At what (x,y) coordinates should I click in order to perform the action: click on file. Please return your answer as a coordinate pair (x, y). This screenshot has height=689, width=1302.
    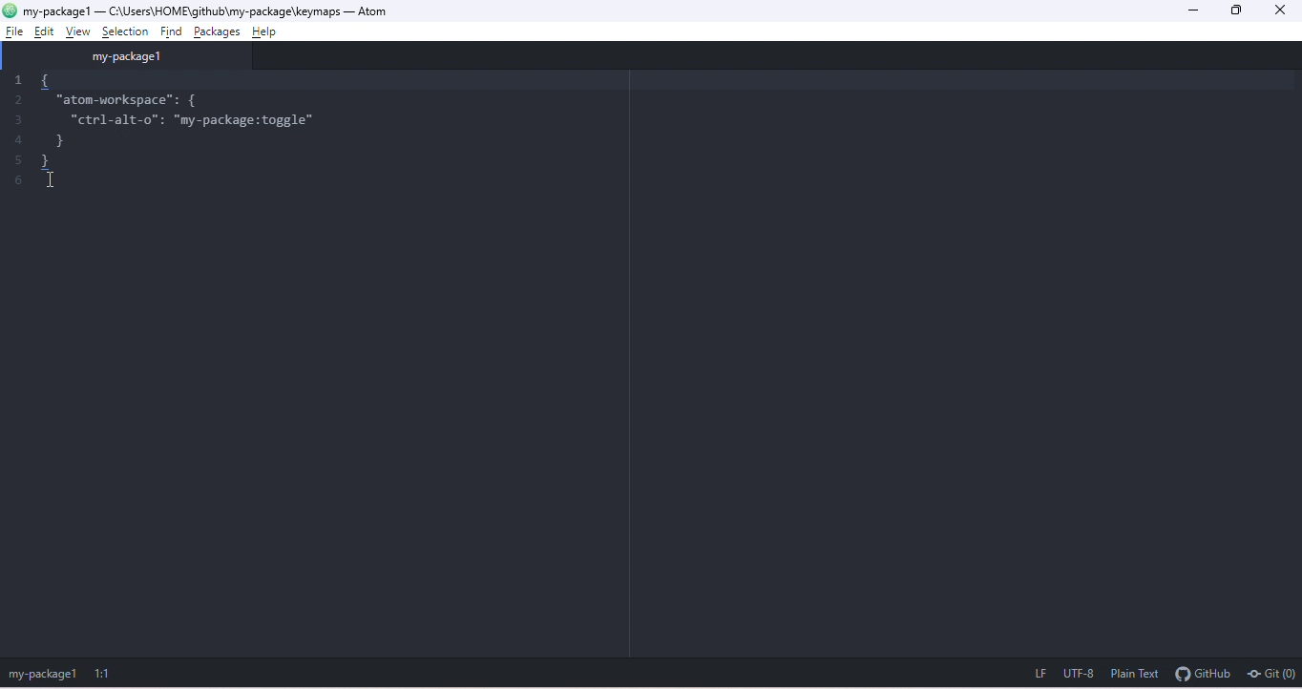
    Looking at the image, I should click on (15, 33).